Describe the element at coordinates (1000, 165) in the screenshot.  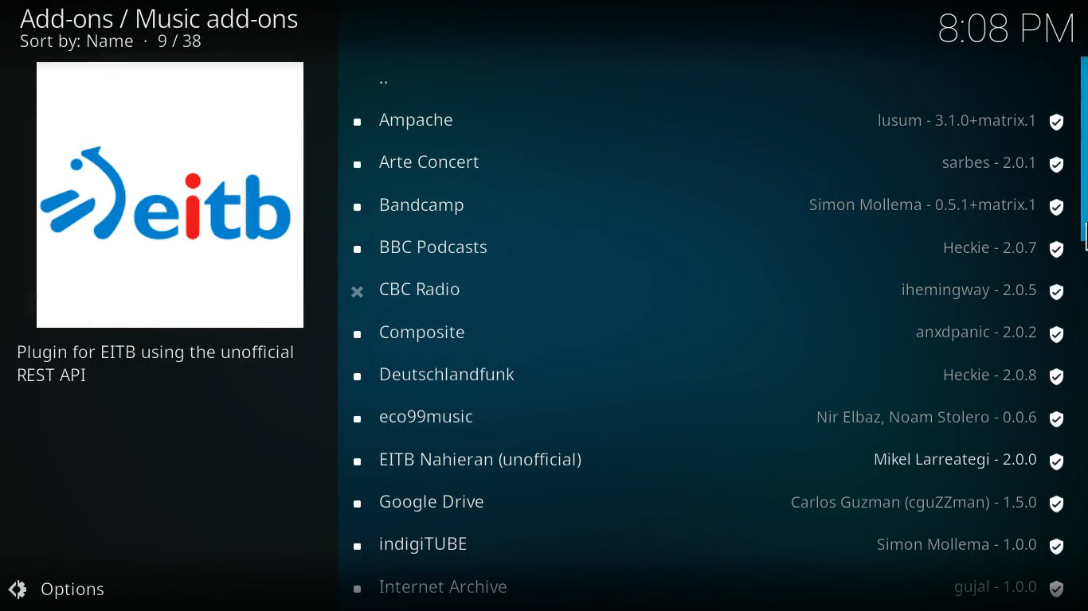
I see `provide` at that location.